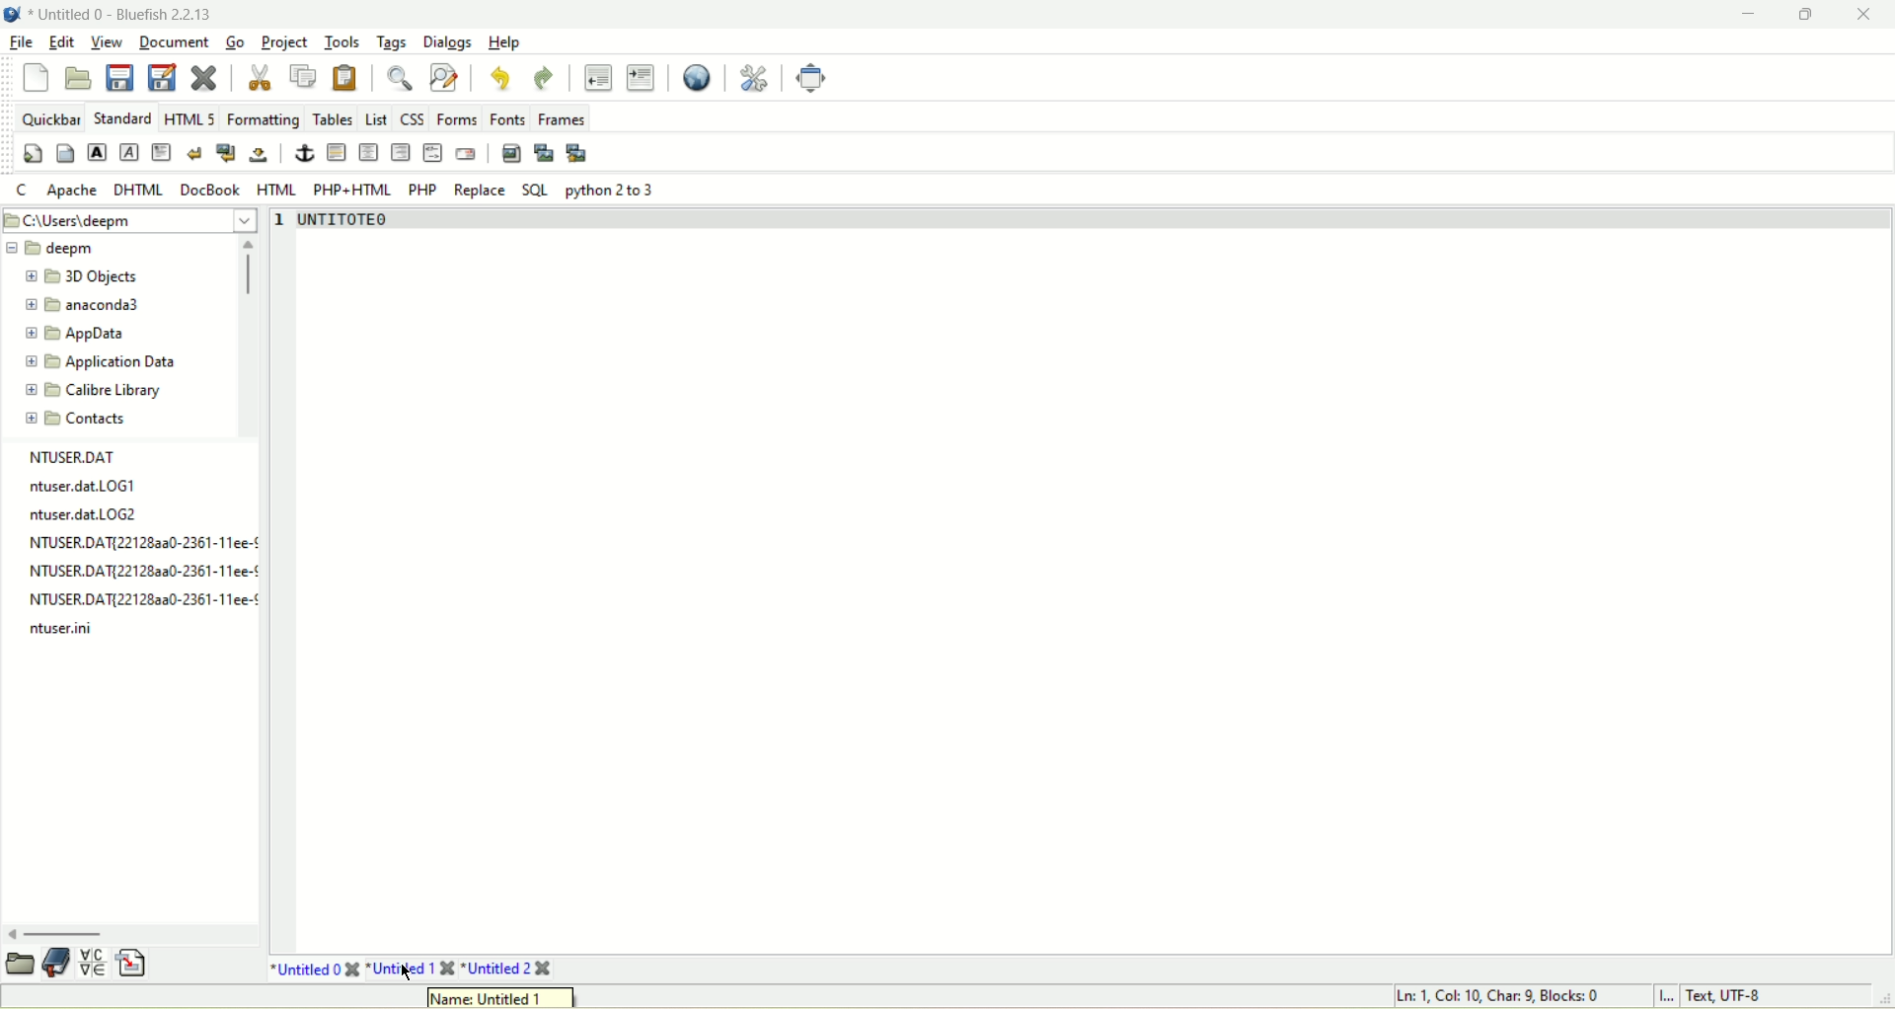 This screenshot has height=1009, width=1895. What do you see at coordinates (351, 222) in the screenshot?
I see `text` at bounding box center [351, 222].